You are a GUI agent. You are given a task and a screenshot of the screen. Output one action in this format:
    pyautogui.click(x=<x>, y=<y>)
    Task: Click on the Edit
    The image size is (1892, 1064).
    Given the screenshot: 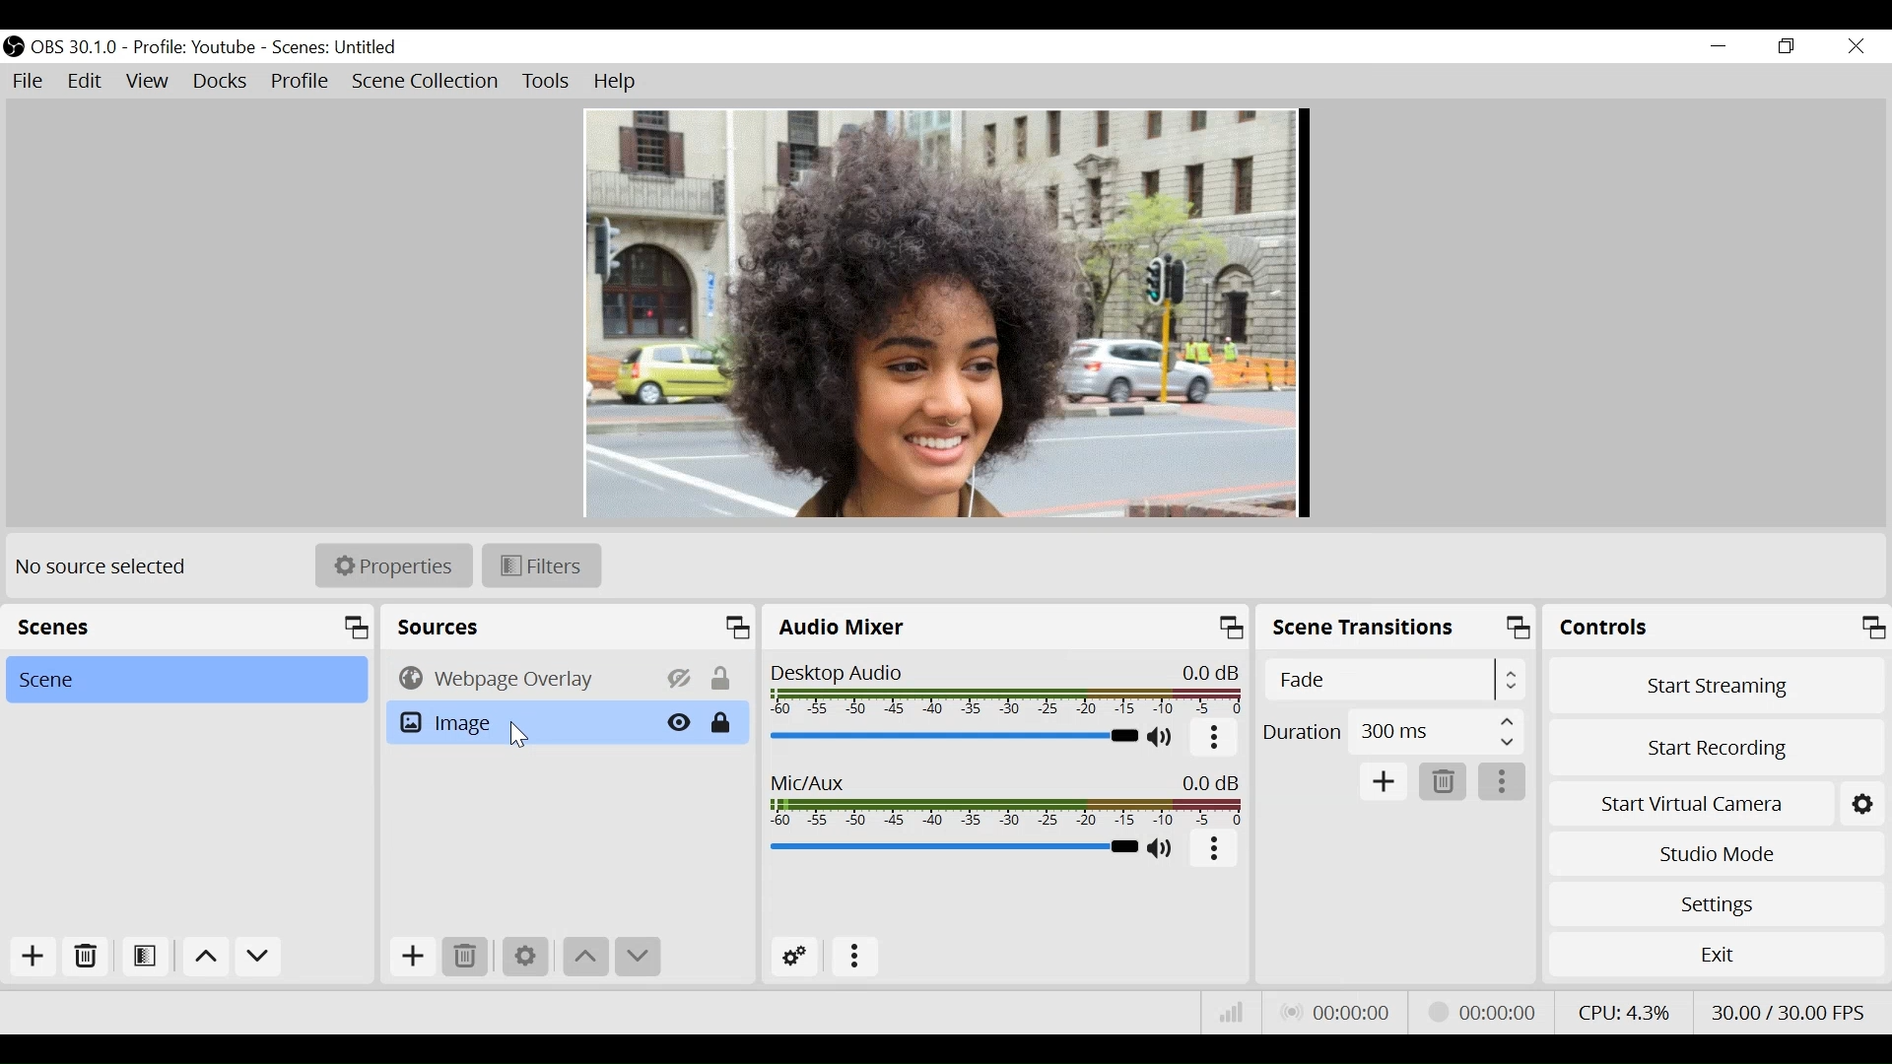 What is the action you would take?
    pyautogui.click(x=86, y=81)
    